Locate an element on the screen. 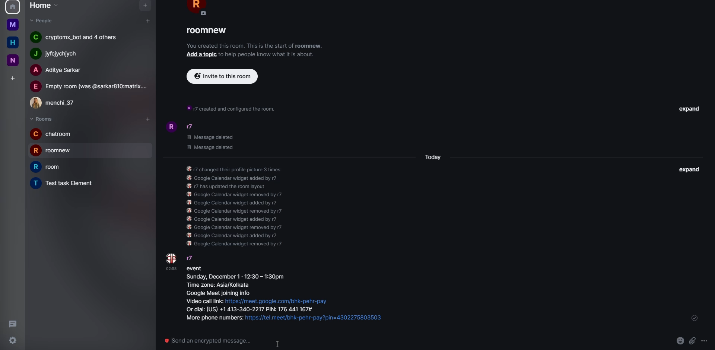 Image resolution: width=715 pixels, height=350 pixels. people is located at coordinates (62, 54).